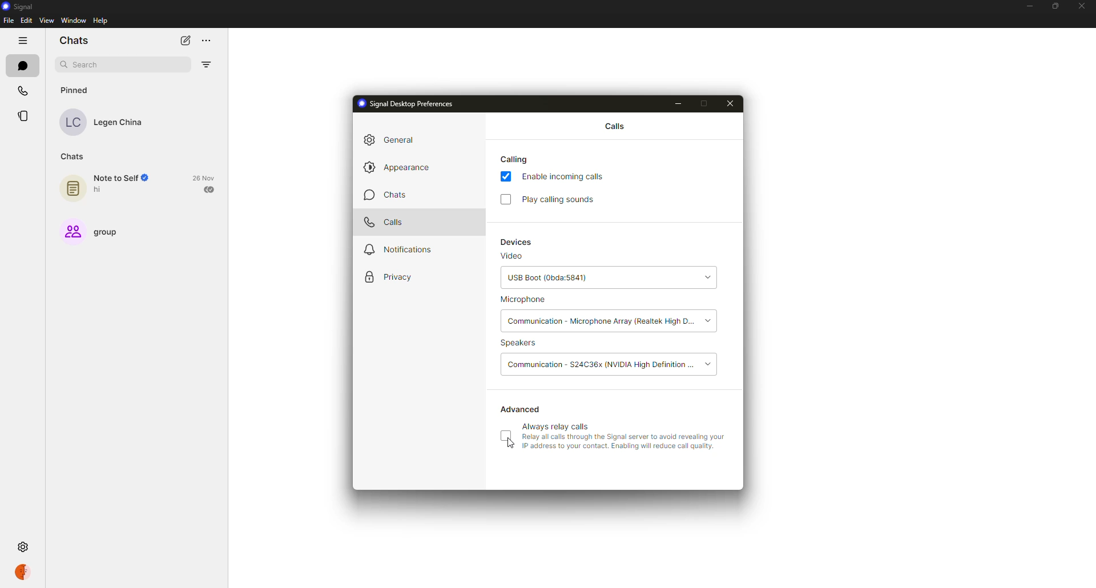 This screenshot has width=1096, height=588. What do you see at coordinates (22, 65) in the screenshot?
I see `chats` at bounding box center [22, 65].